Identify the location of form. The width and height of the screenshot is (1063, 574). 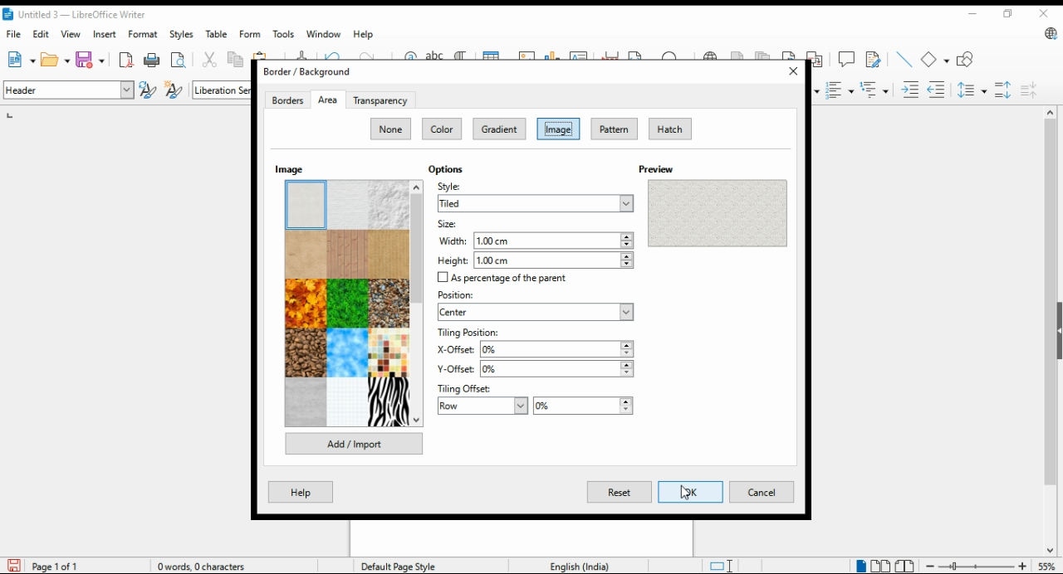
(249, 33).